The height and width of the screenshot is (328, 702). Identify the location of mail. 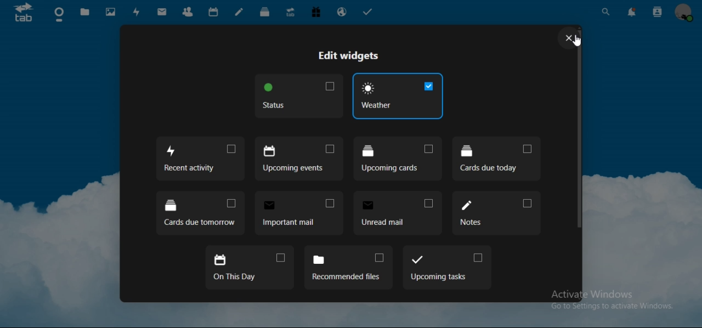
(162, 12).